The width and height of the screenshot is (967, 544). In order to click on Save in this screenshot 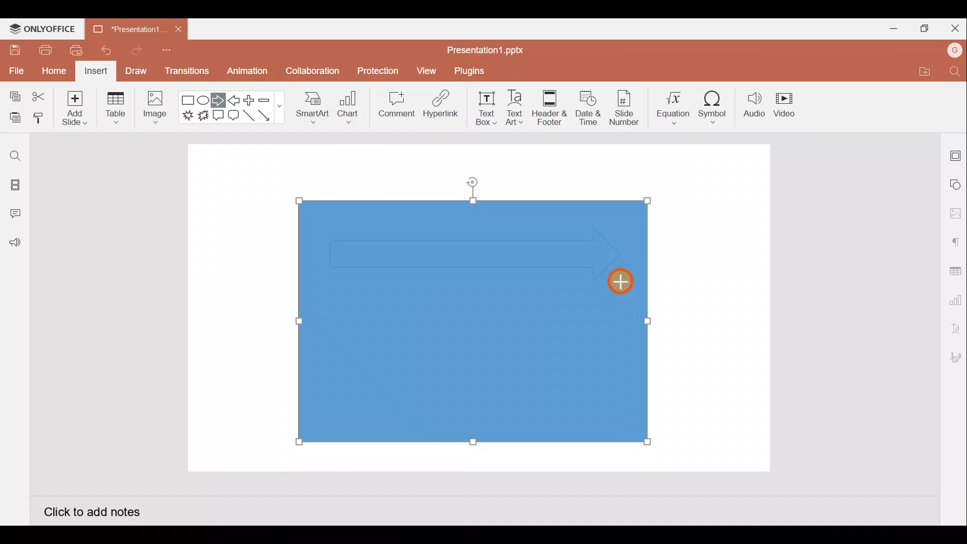, I will do `click(13, 49)`.